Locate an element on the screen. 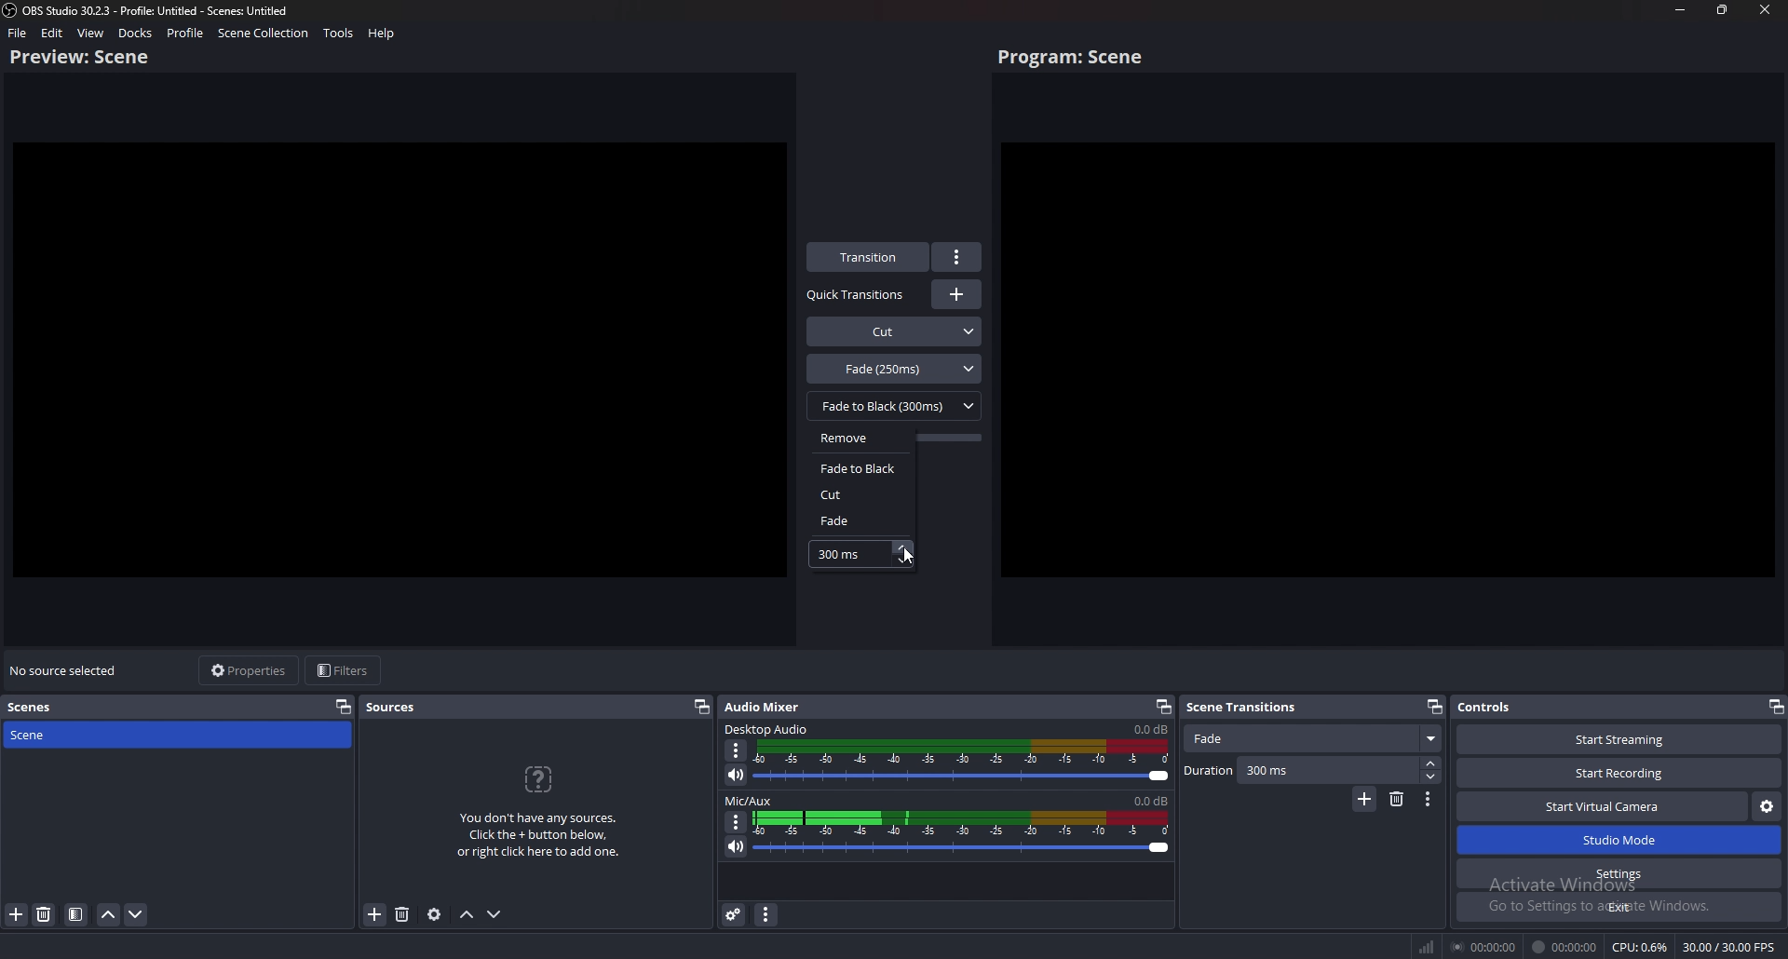 The image size is (1788, 959). no source selected is located at coordinates (65, 670).